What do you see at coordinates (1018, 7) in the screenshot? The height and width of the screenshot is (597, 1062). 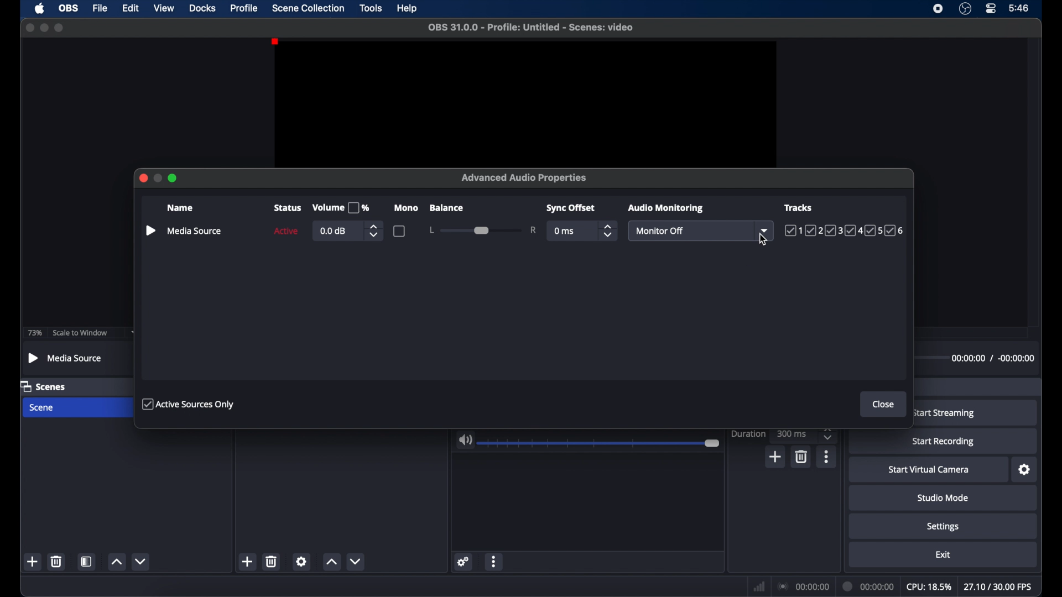 I see `time` at bounding box center [1018, 7].